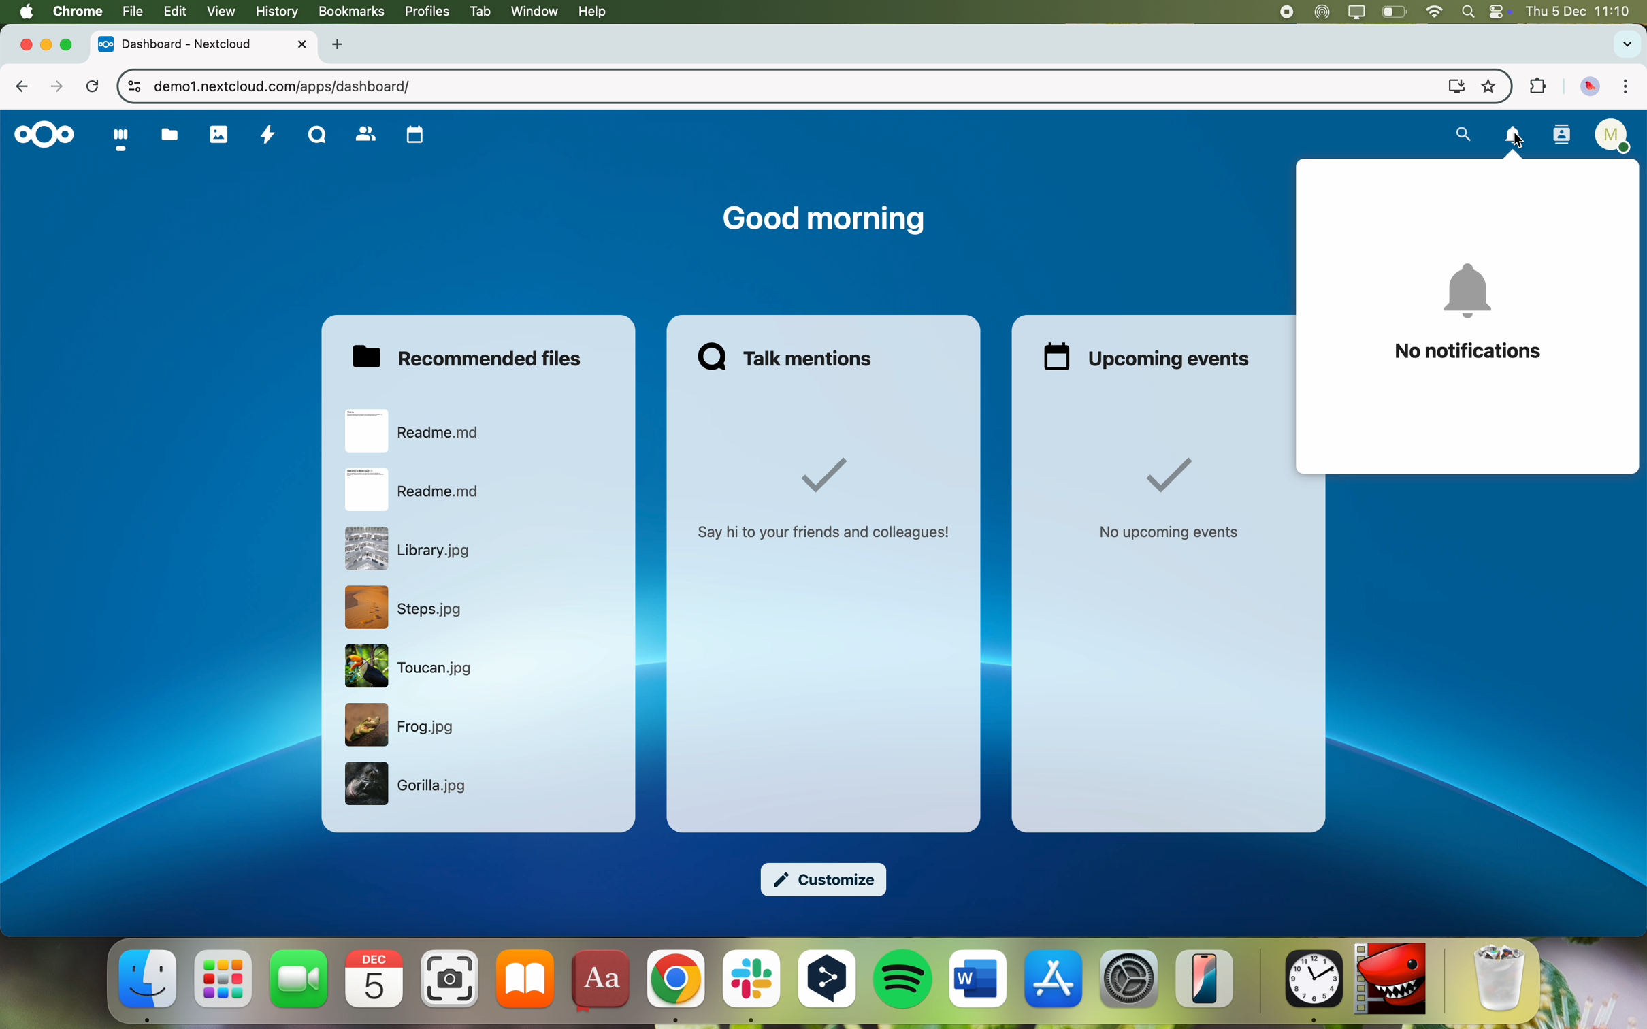 The width and height of the screenshot is (1647, 1029). Describe the element at coordinates (790, 355) in the screenshot. I see `talk mentions` at that location.